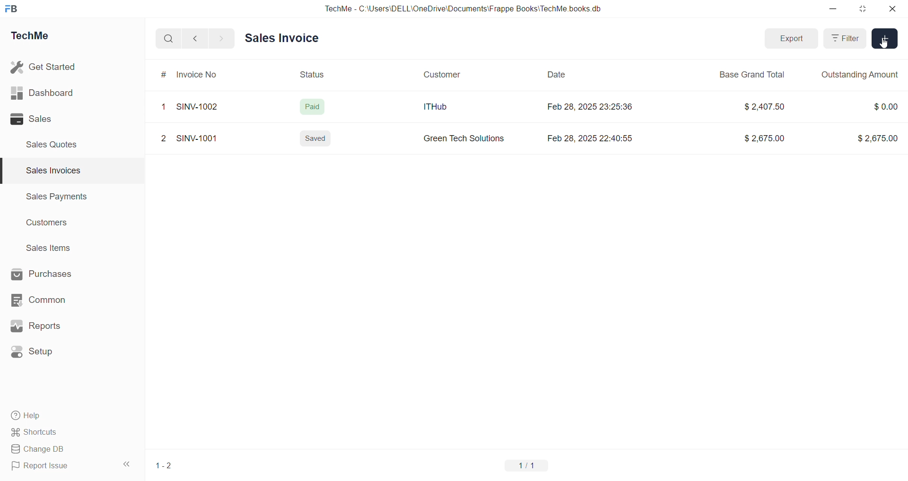 This screenshot has height=481, width=908. I want to click on ws Reports, so click(44, 326).